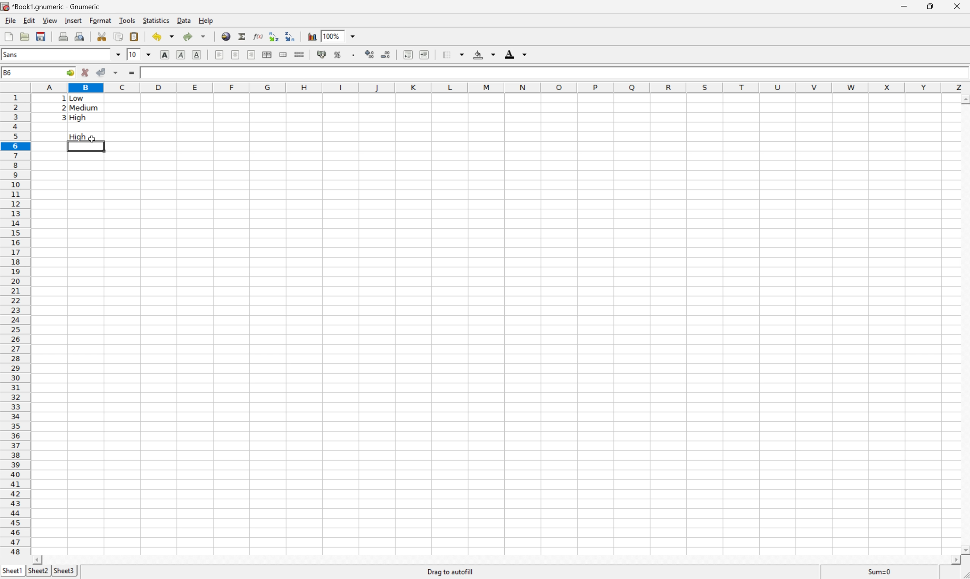 The image size is (970, 579). I want to click on Align Left, so click(219, 54).